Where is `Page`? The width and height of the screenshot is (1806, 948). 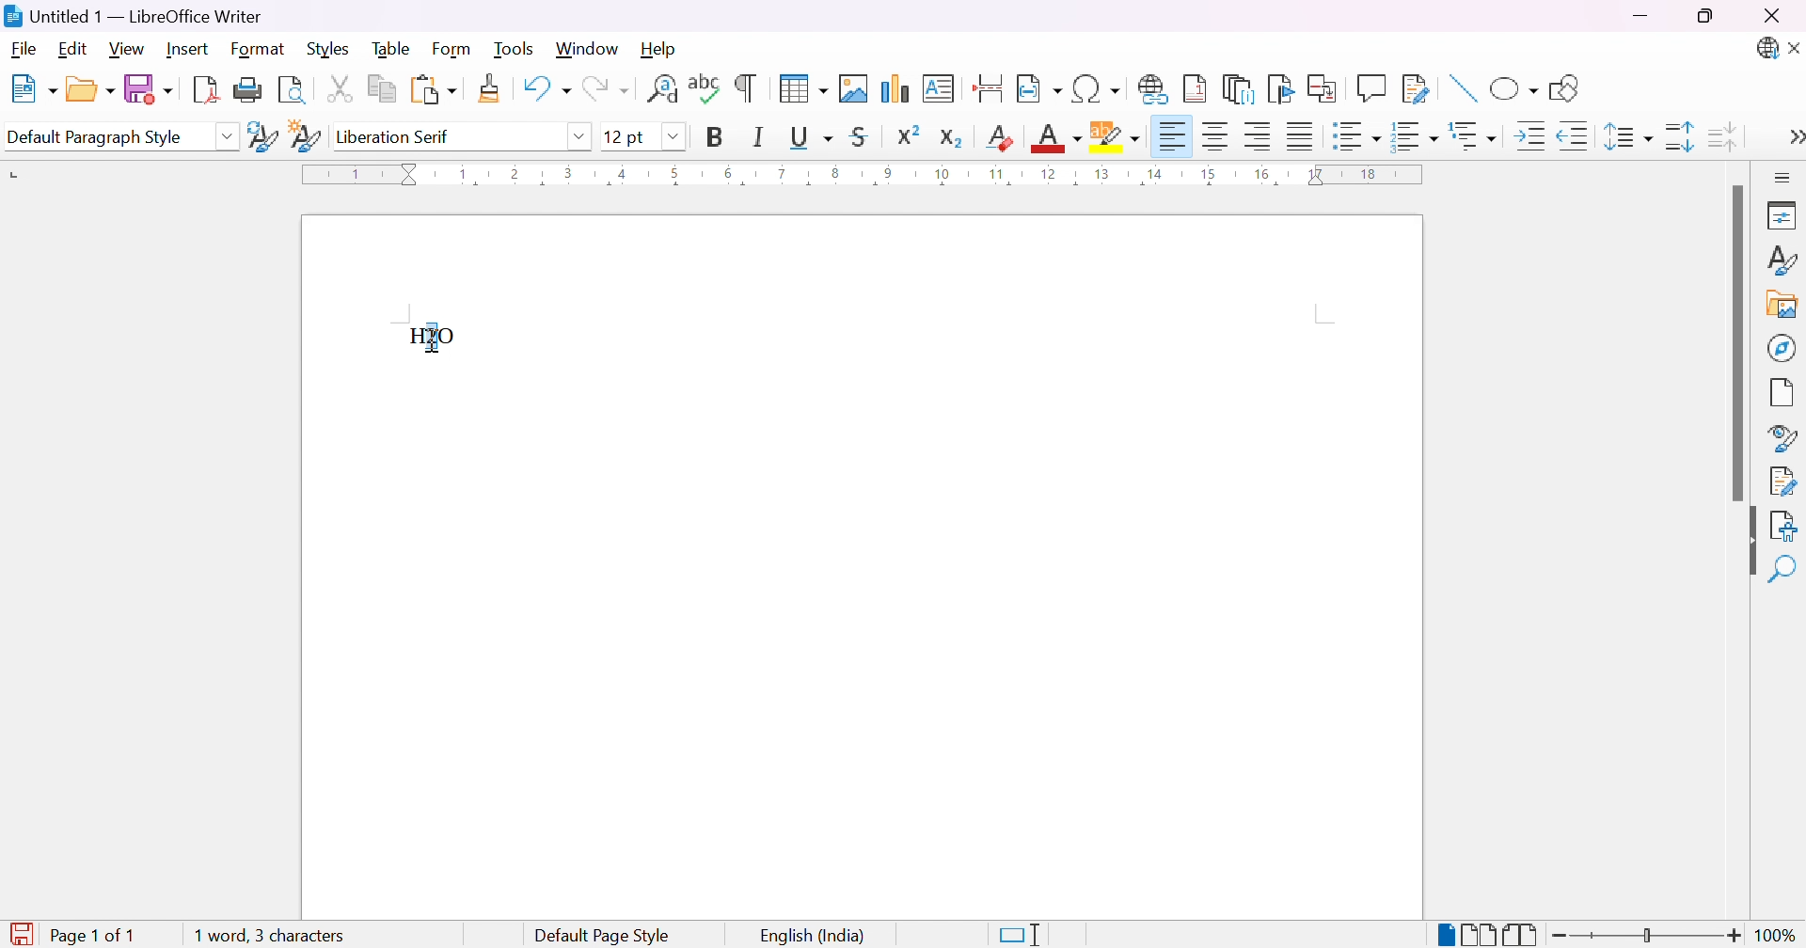
Page is located at coordinates (1783, 395).